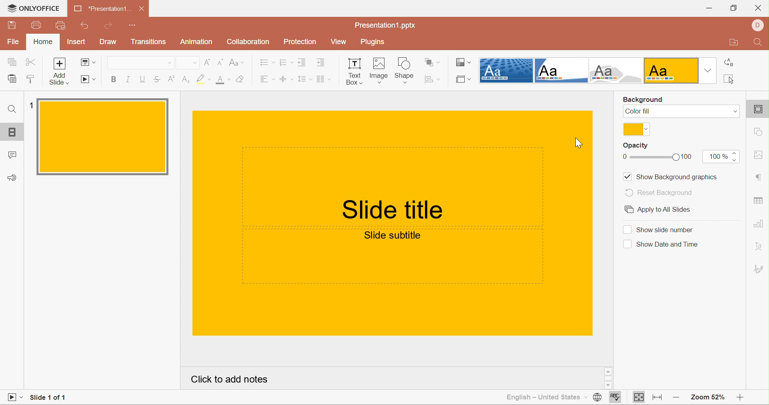 The height and width of the screenshot is (405, 769). Describe the element at coordinates (729, 64) in the screenshot. I see `Replace` at that location.